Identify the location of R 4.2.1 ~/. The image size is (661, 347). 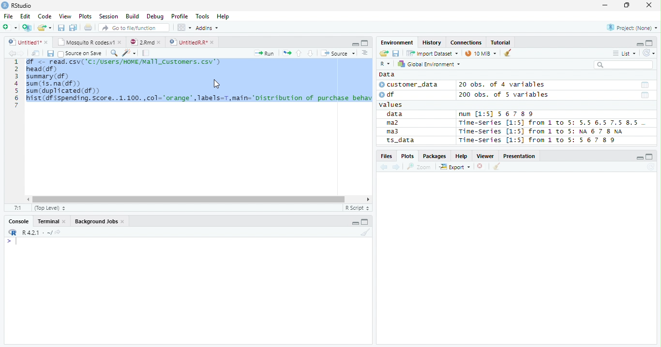
(36, 232).